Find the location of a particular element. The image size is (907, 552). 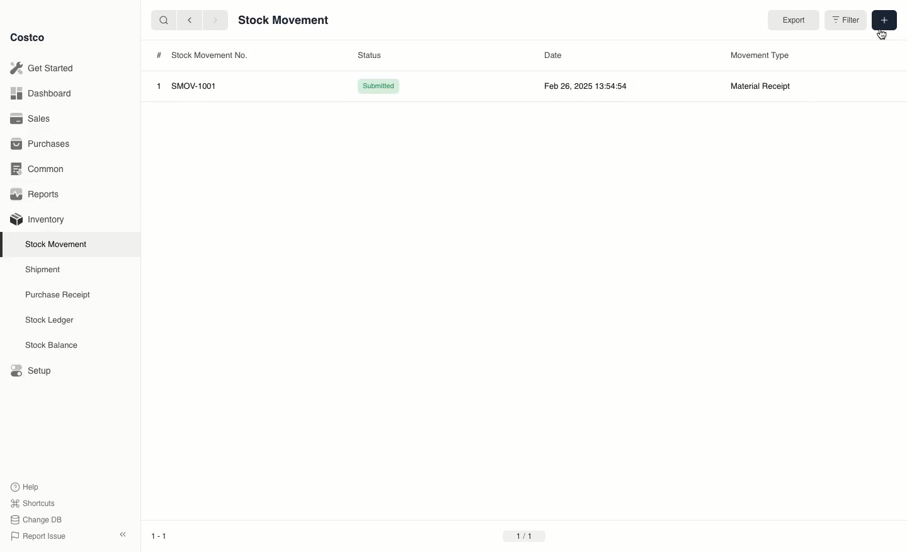

cursor is located at coordinates (880, 36).